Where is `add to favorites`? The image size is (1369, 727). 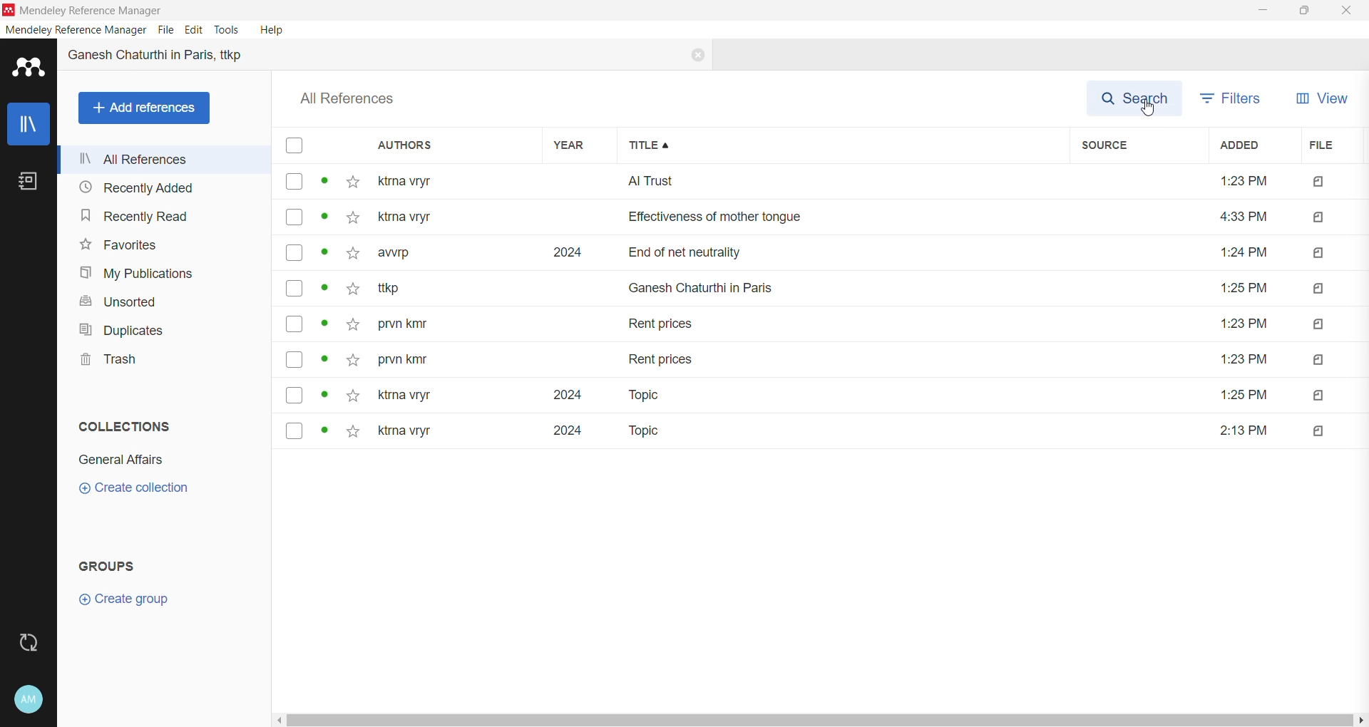
add to favorites is located at coordinates (352, 432).